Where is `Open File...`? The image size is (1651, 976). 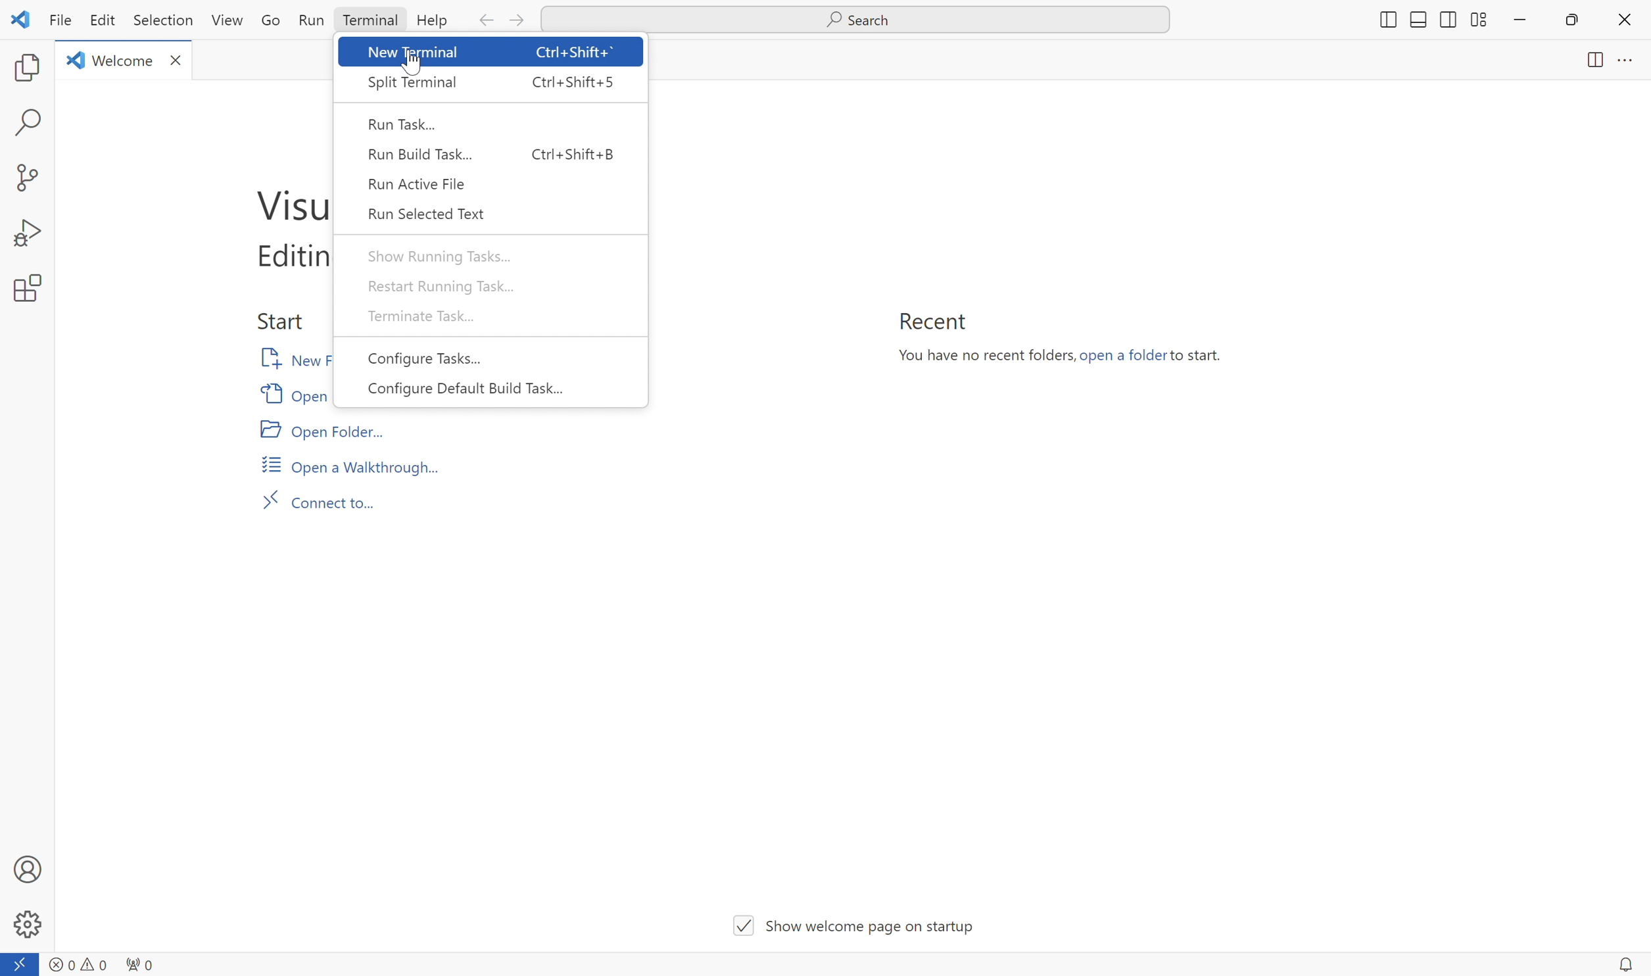
Open File... is located at coordinates (293, 393).